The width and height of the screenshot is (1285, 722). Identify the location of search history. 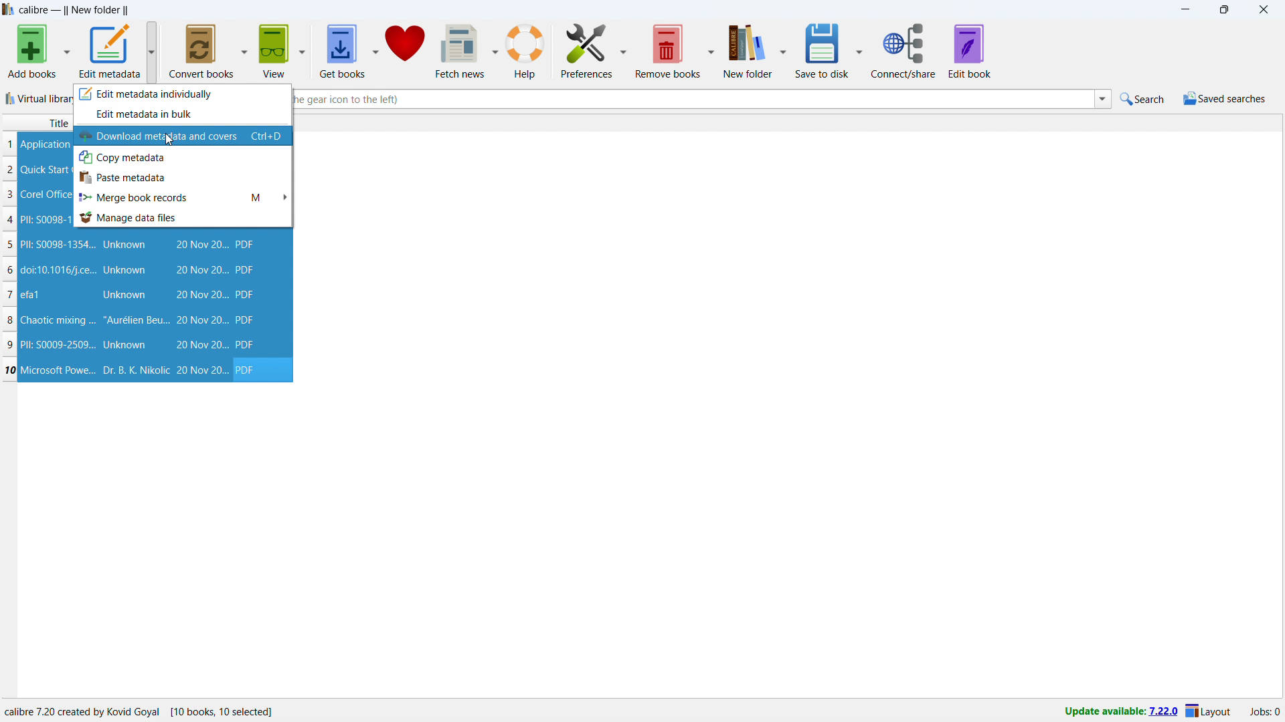
(1102, 100).